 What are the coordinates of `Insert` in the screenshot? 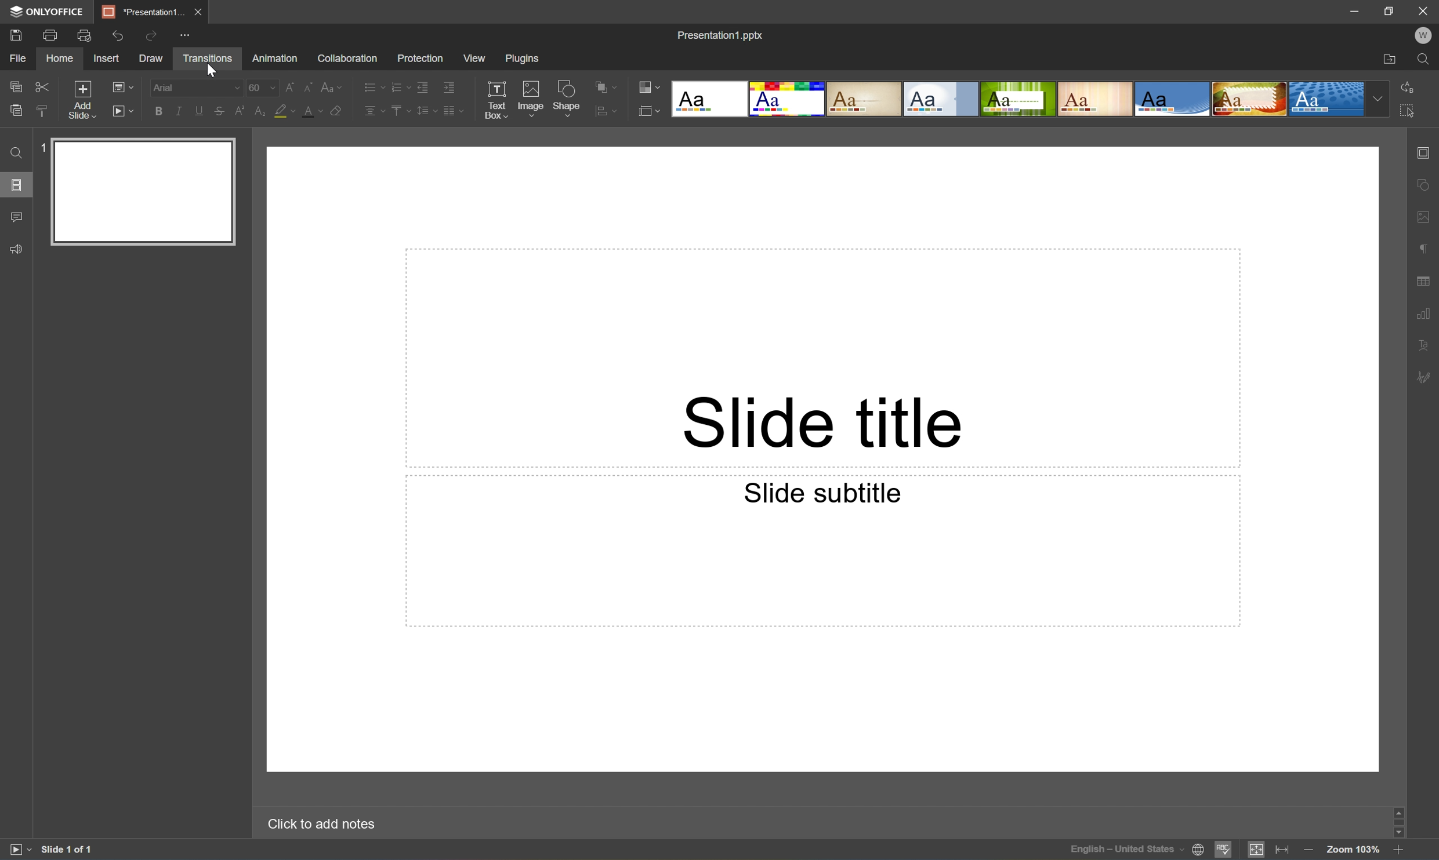 It's located at (109, 57).